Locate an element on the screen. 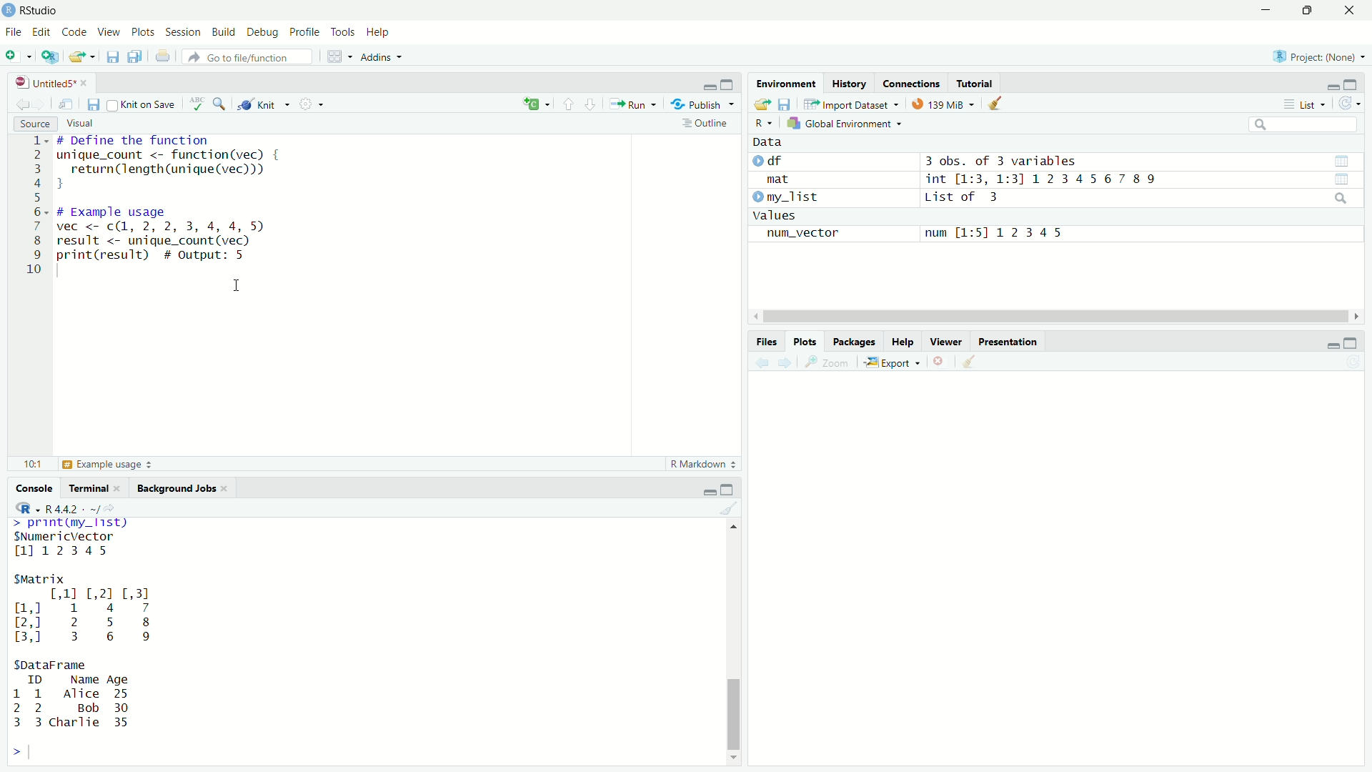 This screenshot has height=772, width=1372. clear current plot is located at coordinates (940, 362).